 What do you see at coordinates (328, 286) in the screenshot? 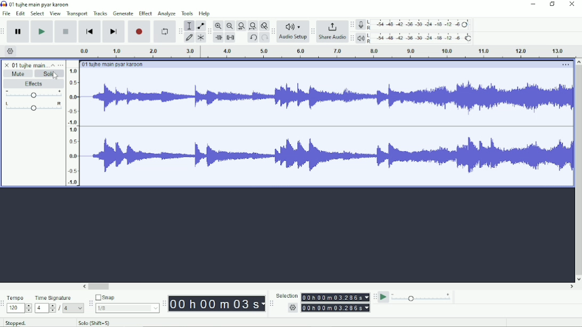
I see `Horizontal scrollbar` at bounding box center [328, 286].